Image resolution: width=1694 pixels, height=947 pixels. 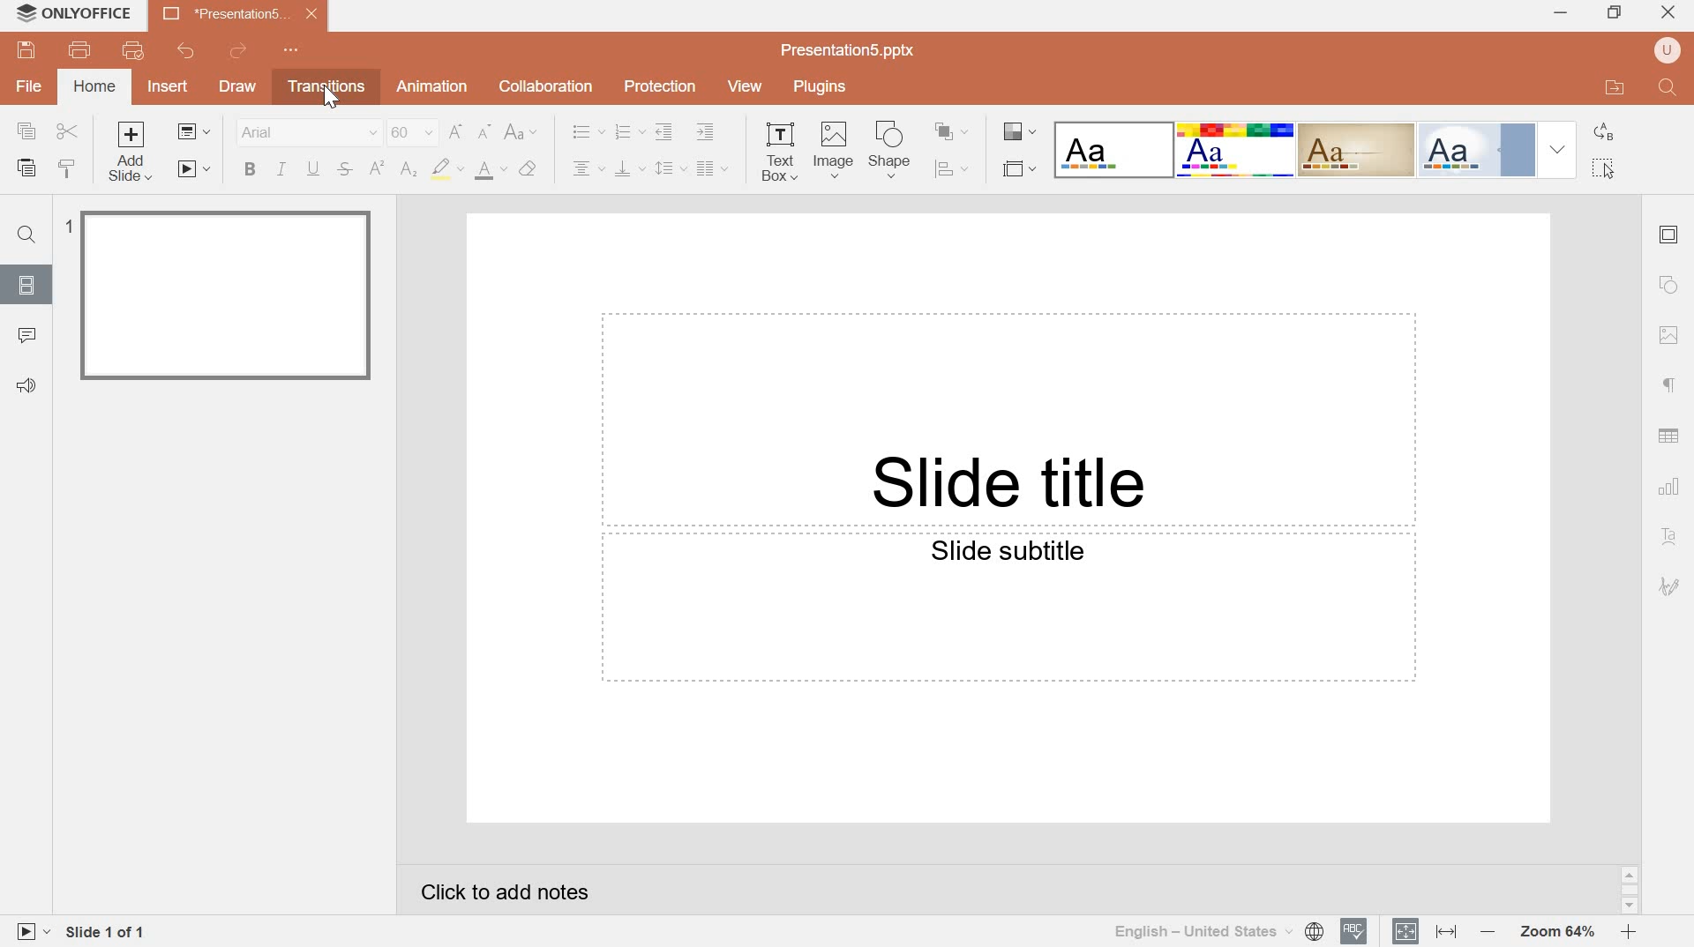 I want to click on undo, so click(x=184, y=49).